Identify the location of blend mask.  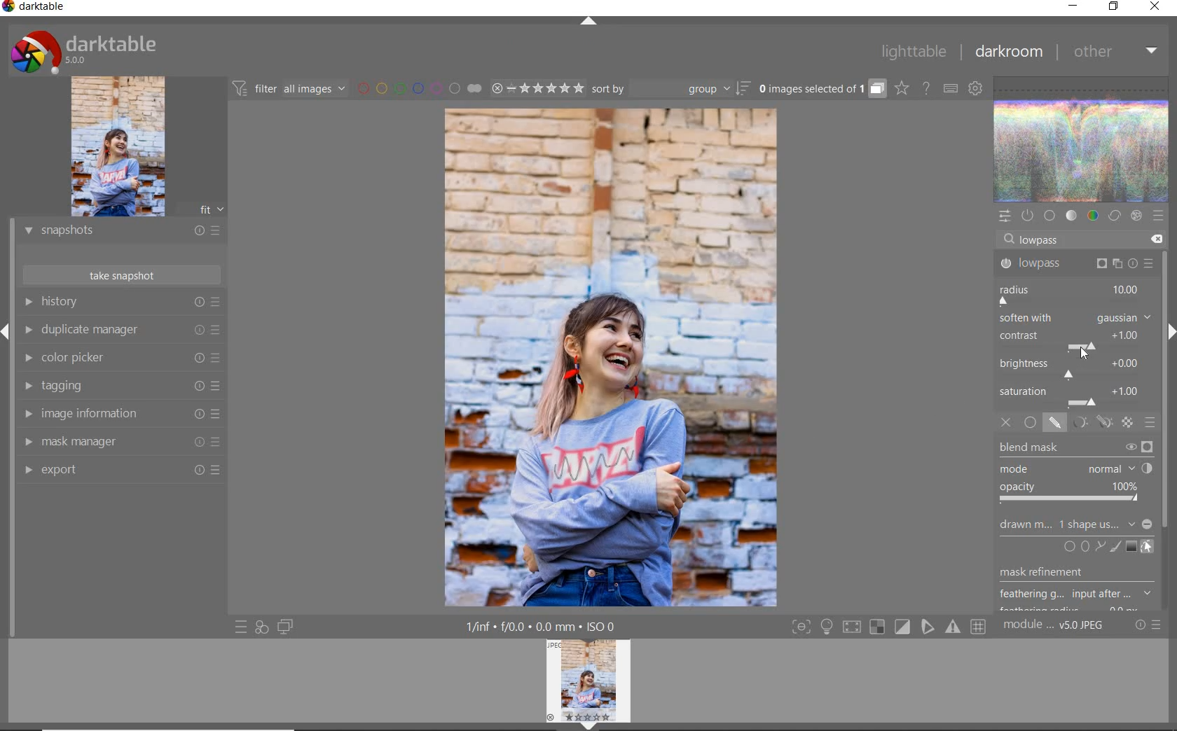
(1080, 473).